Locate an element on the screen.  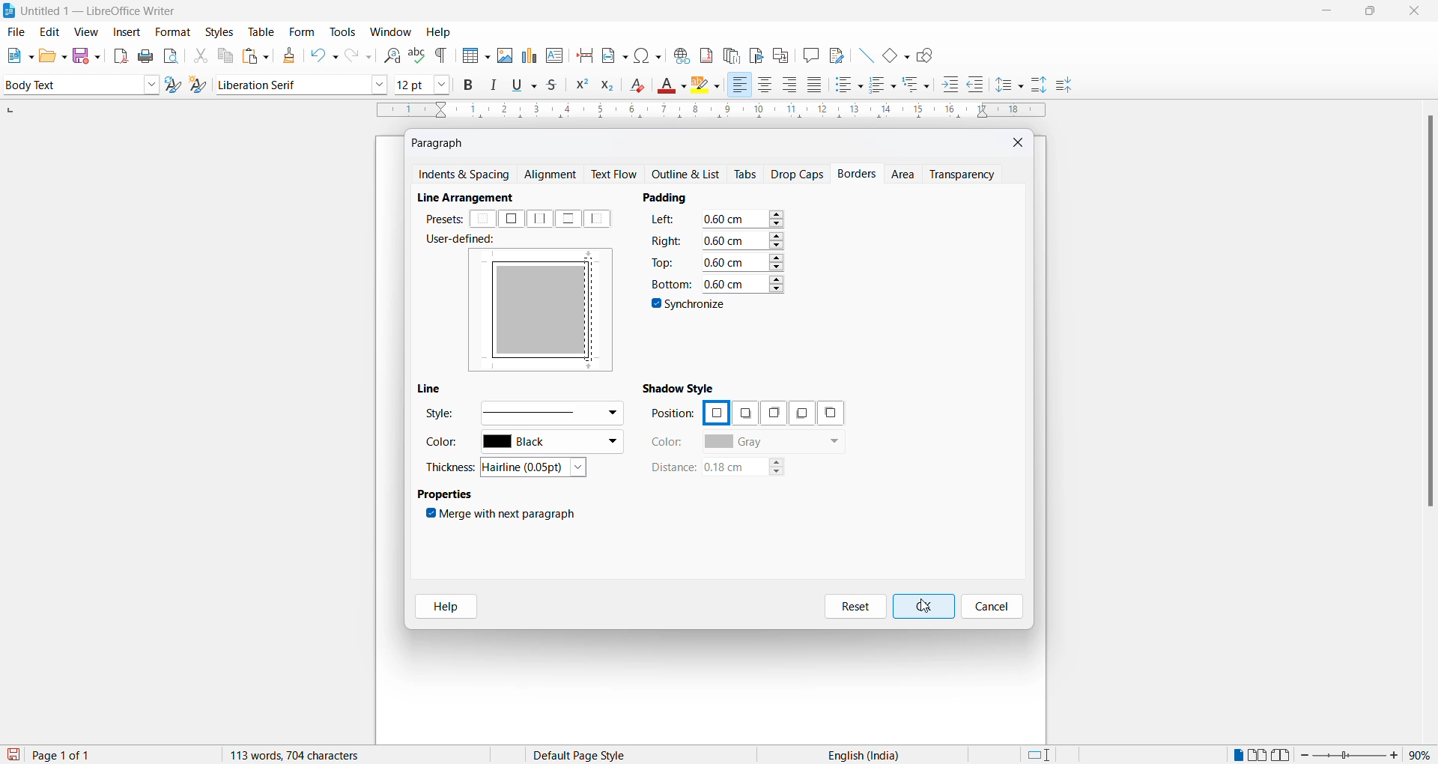
insert special character is located at coordinates (646, 53).